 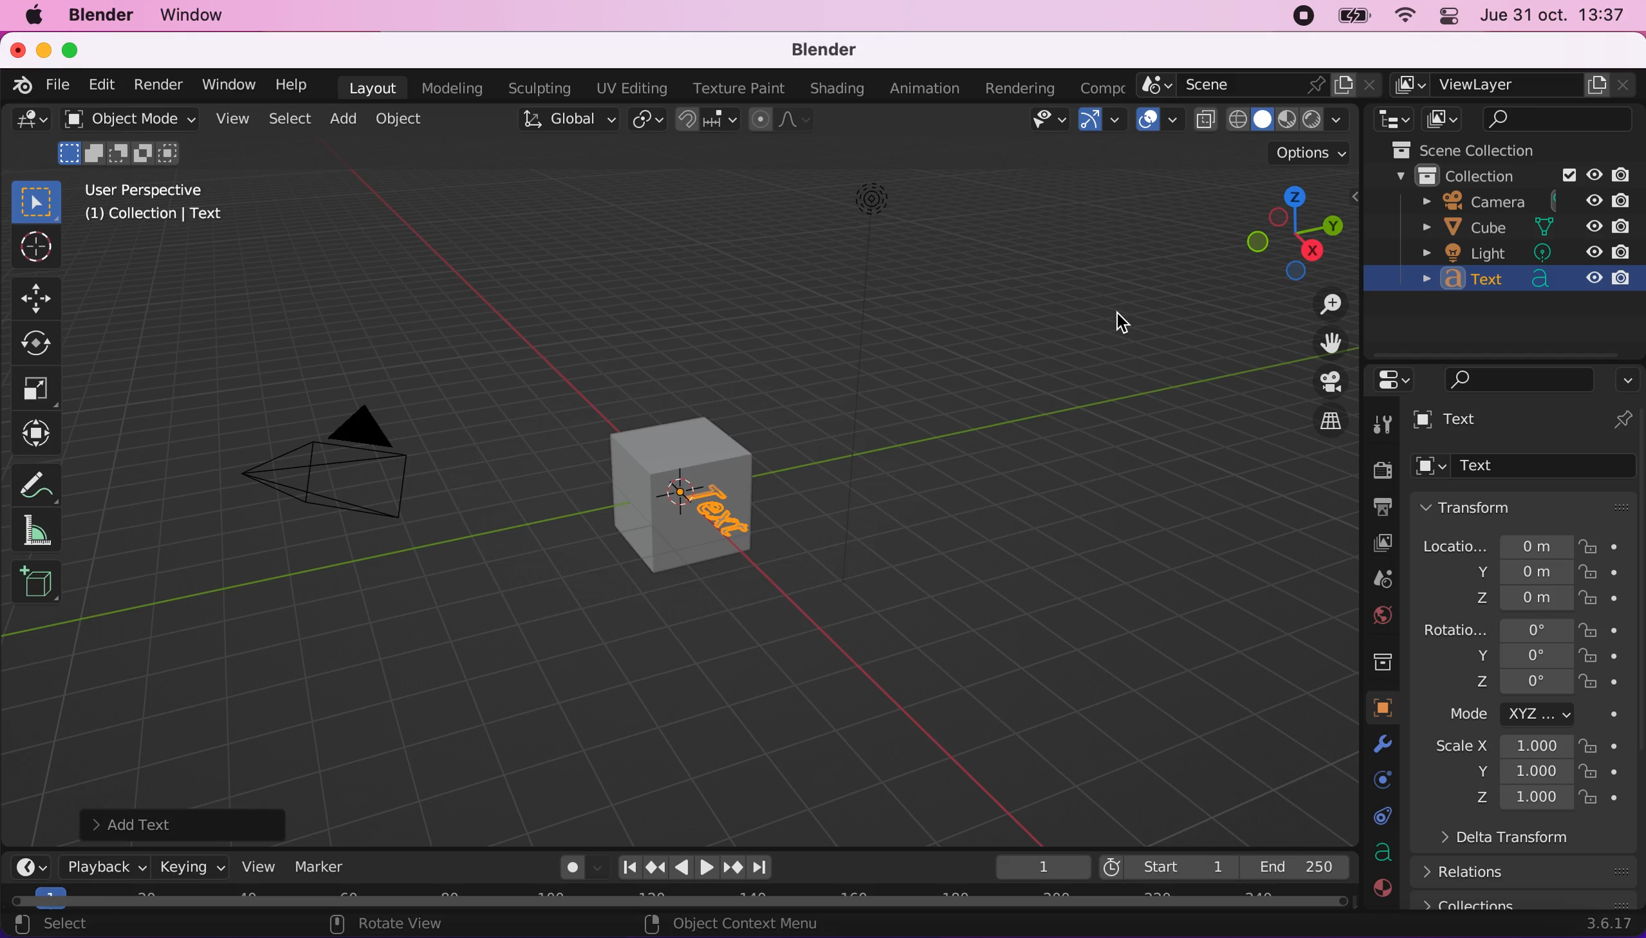 I want to click on constraints, so click(x=1380, y=815).